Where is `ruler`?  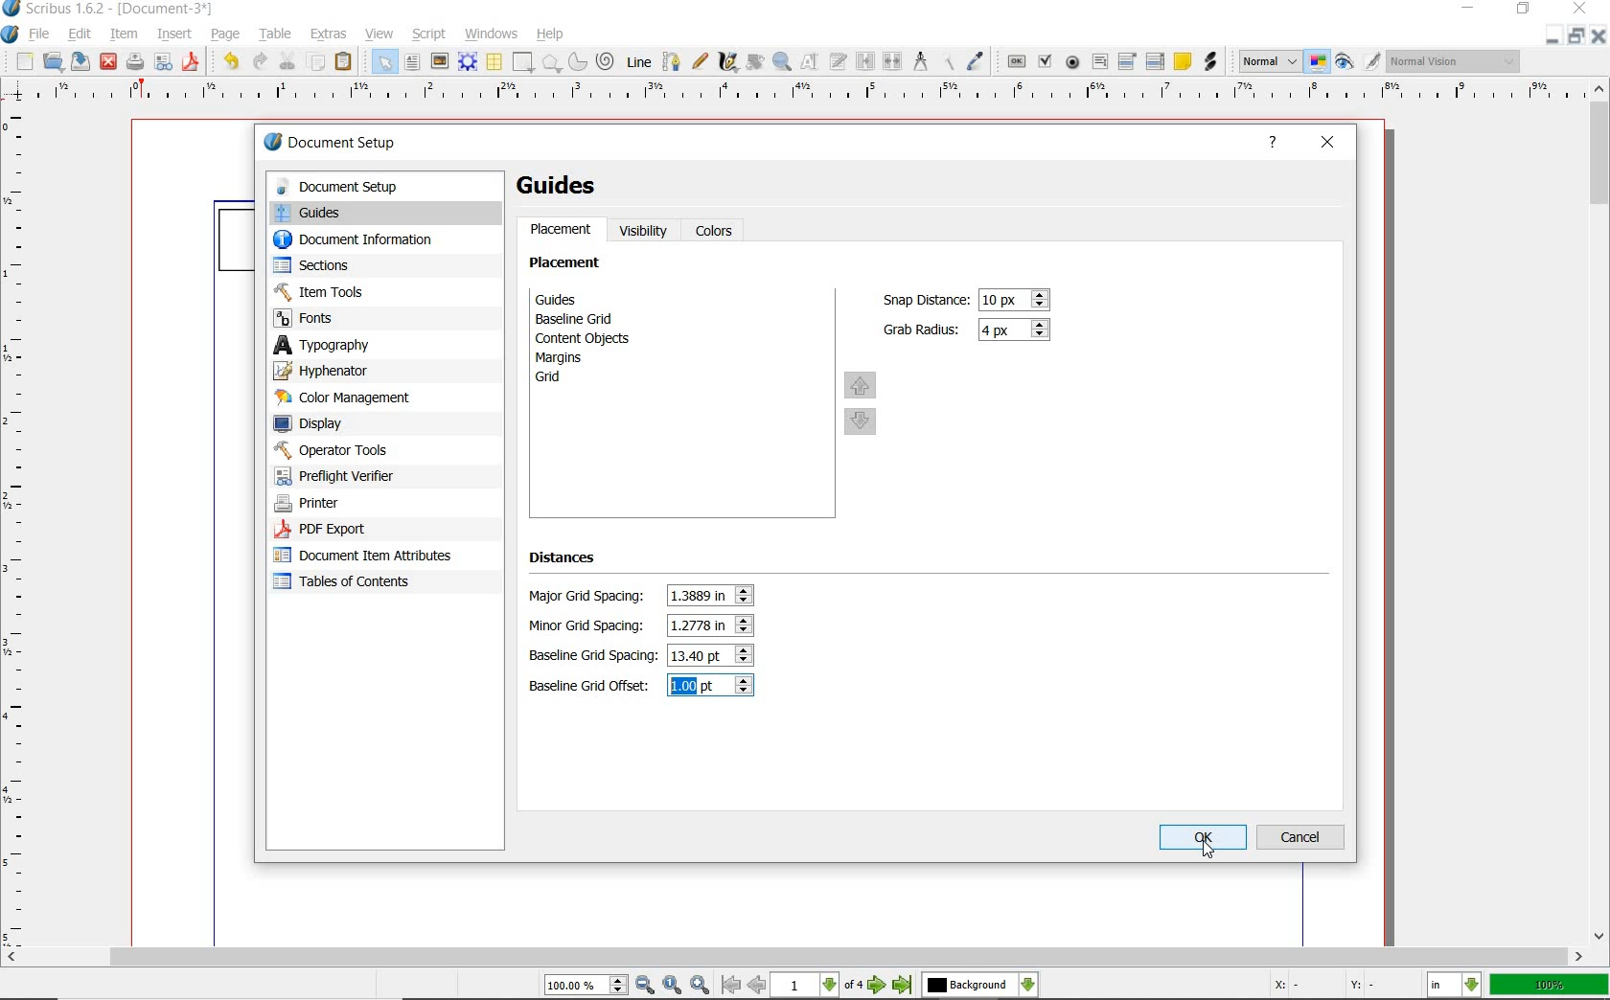
ruler is located at coordinates (22, 530).